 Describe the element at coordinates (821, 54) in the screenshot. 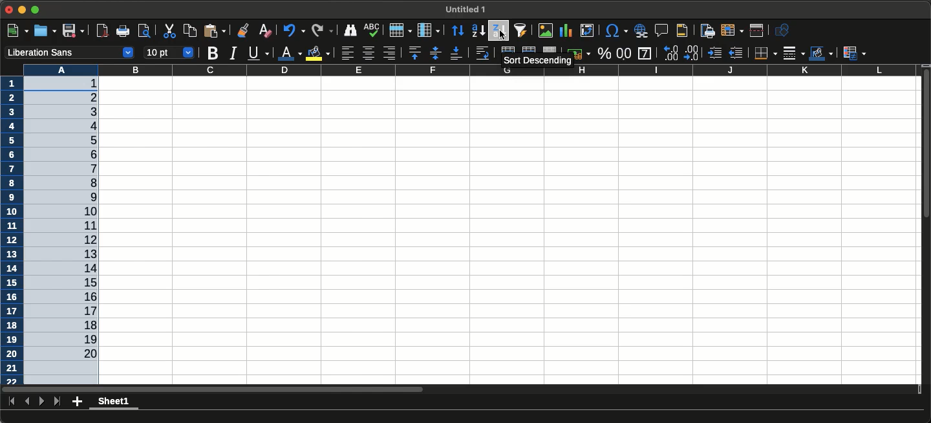

I see `Border color` at that location.